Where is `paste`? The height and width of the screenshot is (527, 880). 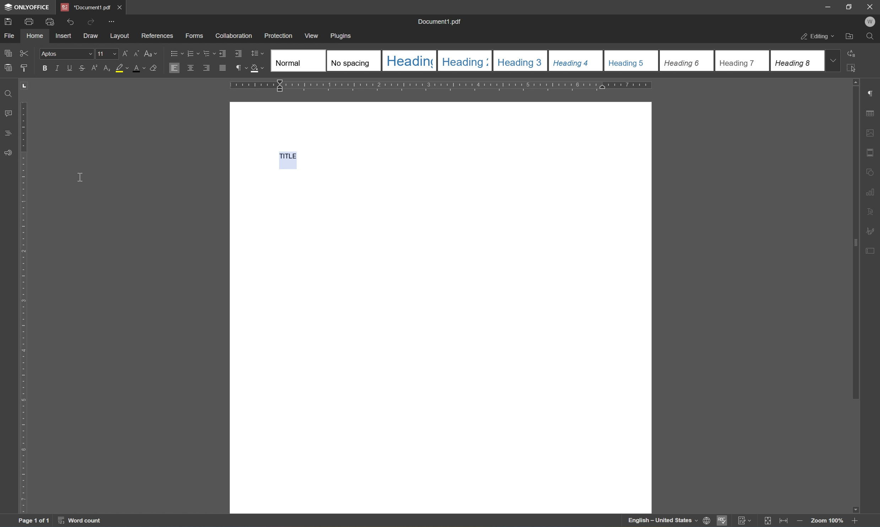
paste is located at coordinates (8, 68).